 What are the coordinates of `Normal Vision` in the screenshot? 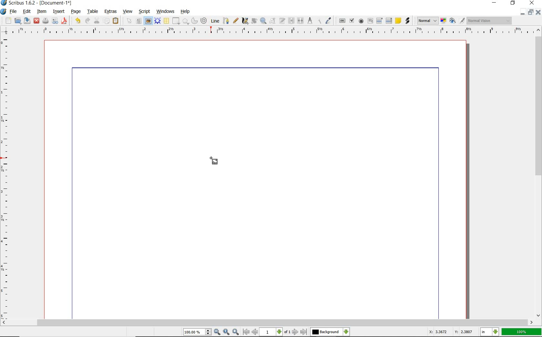 It's located at (489, 20).